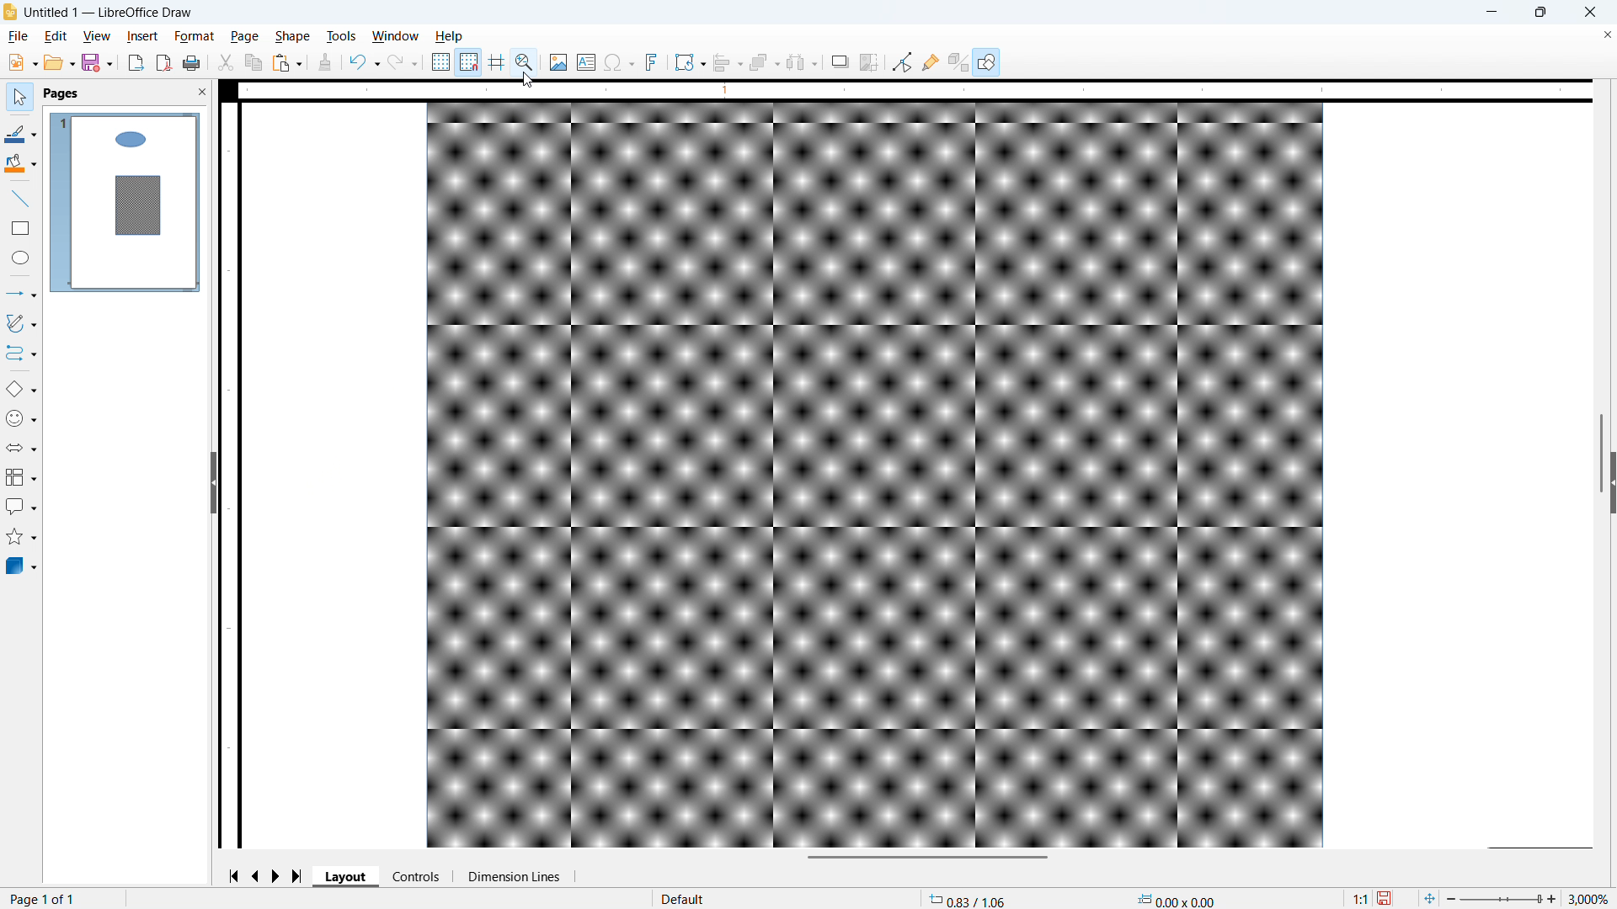 This screenshot has height=909, width=1617. What do you see at coordinates (237, 876) in the screenshot?
I see `Go to first page ` at bounding box center [237, 876].